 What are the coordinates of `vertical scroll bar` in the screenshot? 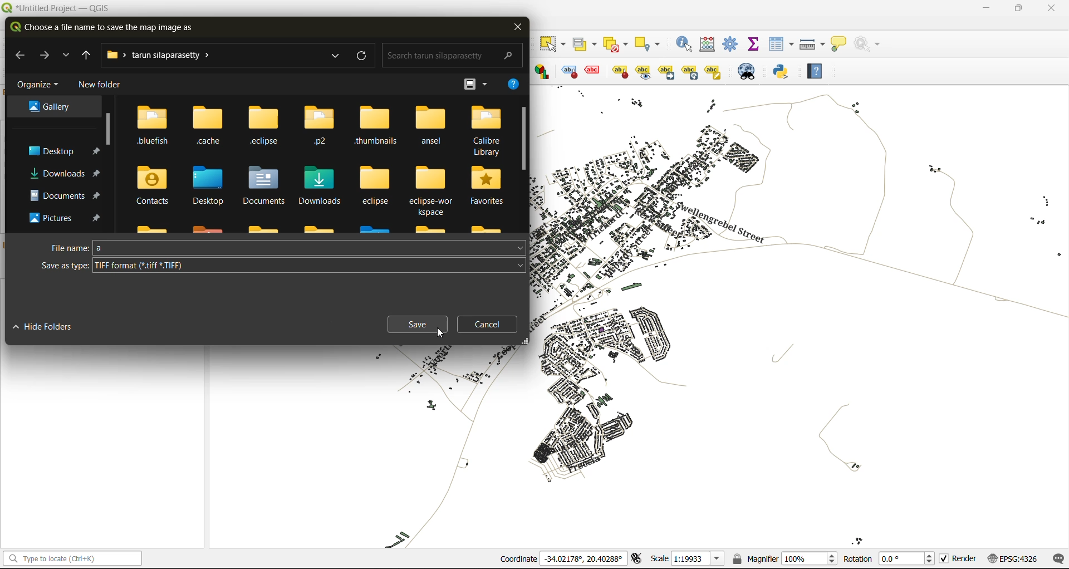 It's located at (523, 140).